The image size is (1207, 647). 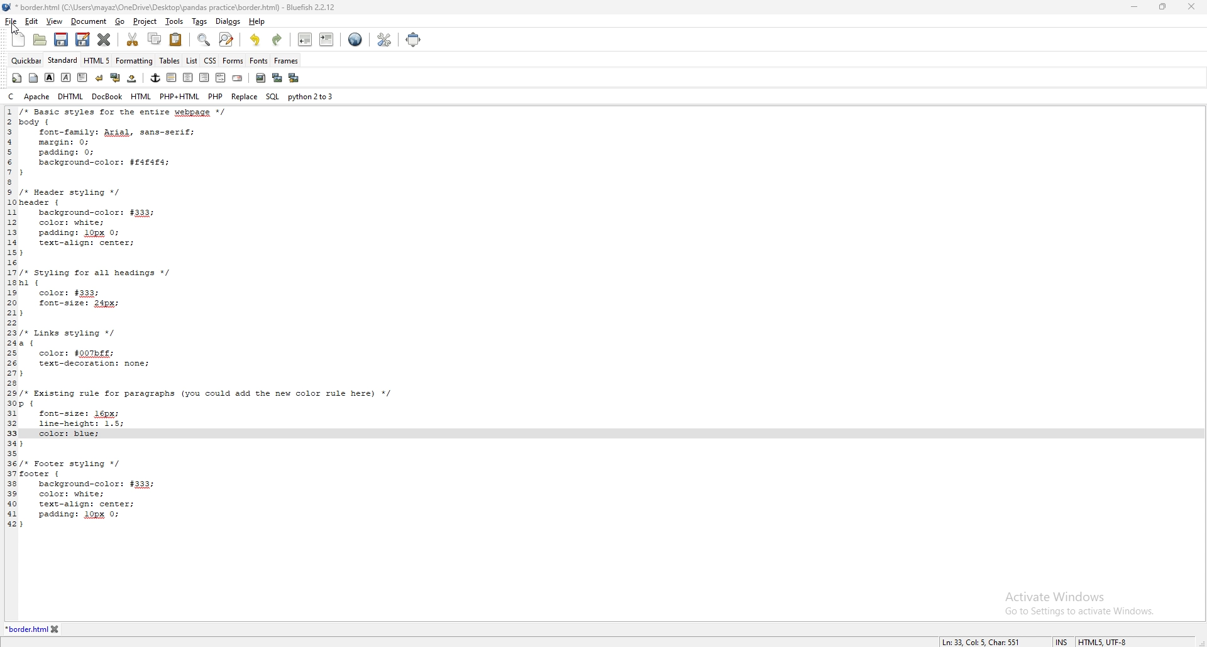 What do you see at coordinates (1090, 641) in the screenshot?
I see `INS HTML5, UTF-8` at bounding box center [1090, 641].